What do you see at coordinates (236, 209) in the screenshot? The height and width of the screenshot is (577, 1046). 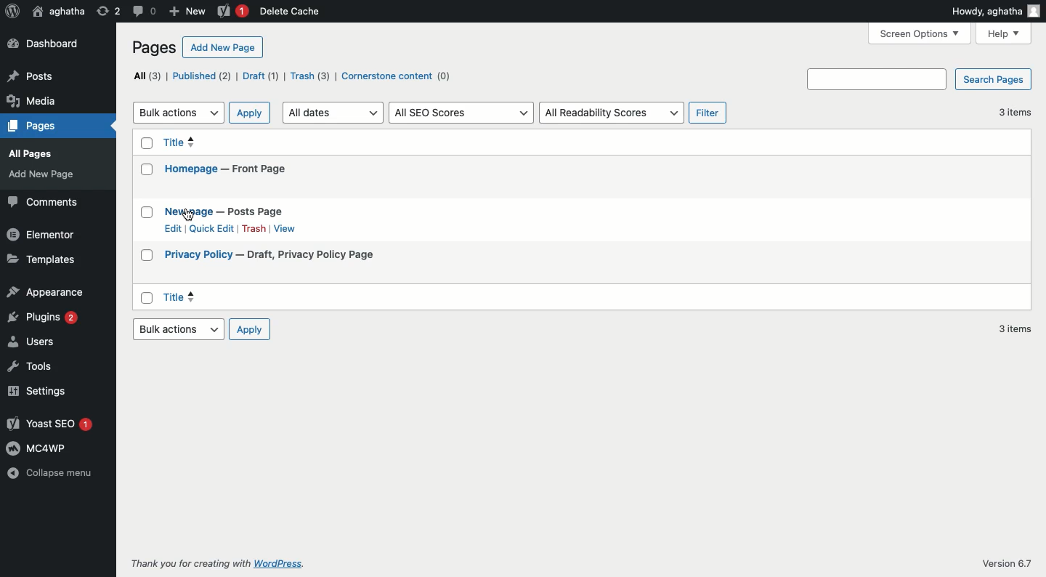 I see `new page- posts pages` at bounding box center [236, 209].